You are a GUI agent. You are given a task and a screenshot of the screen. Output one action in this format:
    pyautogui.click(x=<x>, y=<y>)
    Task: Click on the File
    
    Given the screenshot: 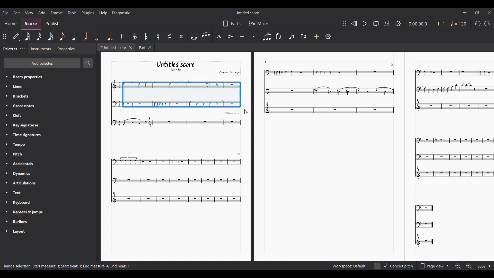 What is the action you would take?
    pyautogui.click(x=5, y=12)
    